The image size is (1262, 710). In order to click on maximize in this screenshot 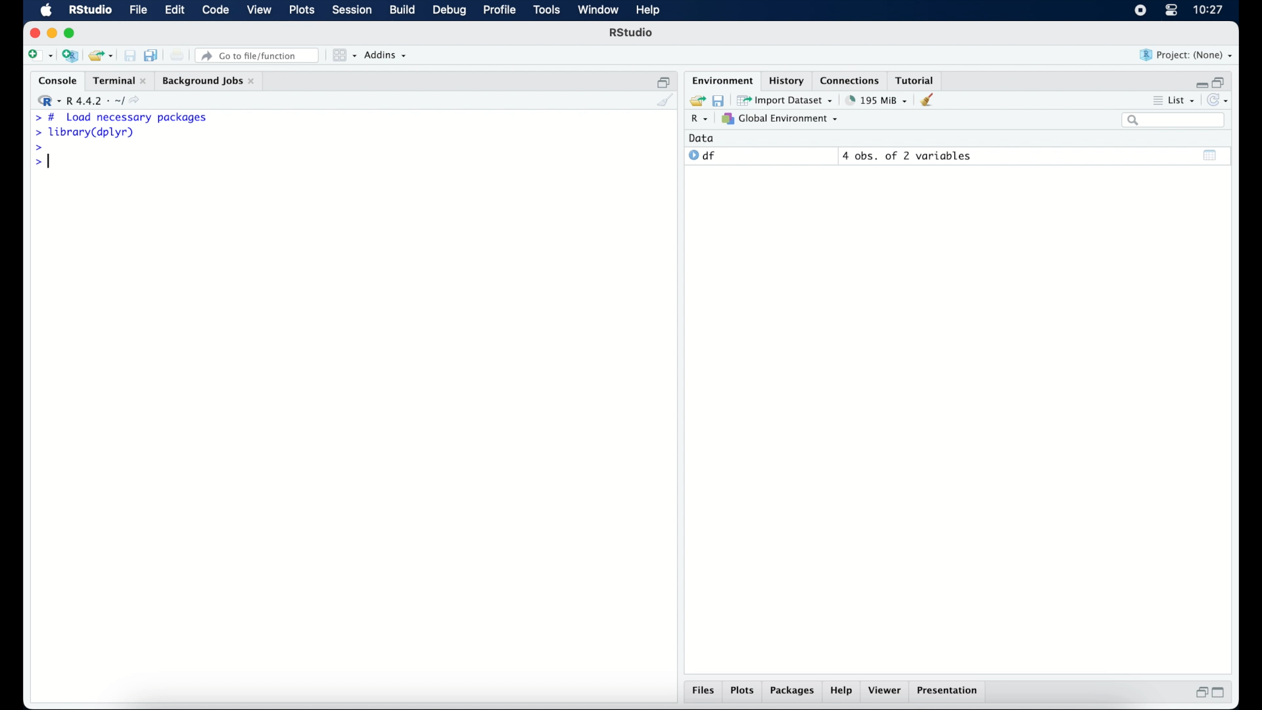, I will do `click(72, 33)`.